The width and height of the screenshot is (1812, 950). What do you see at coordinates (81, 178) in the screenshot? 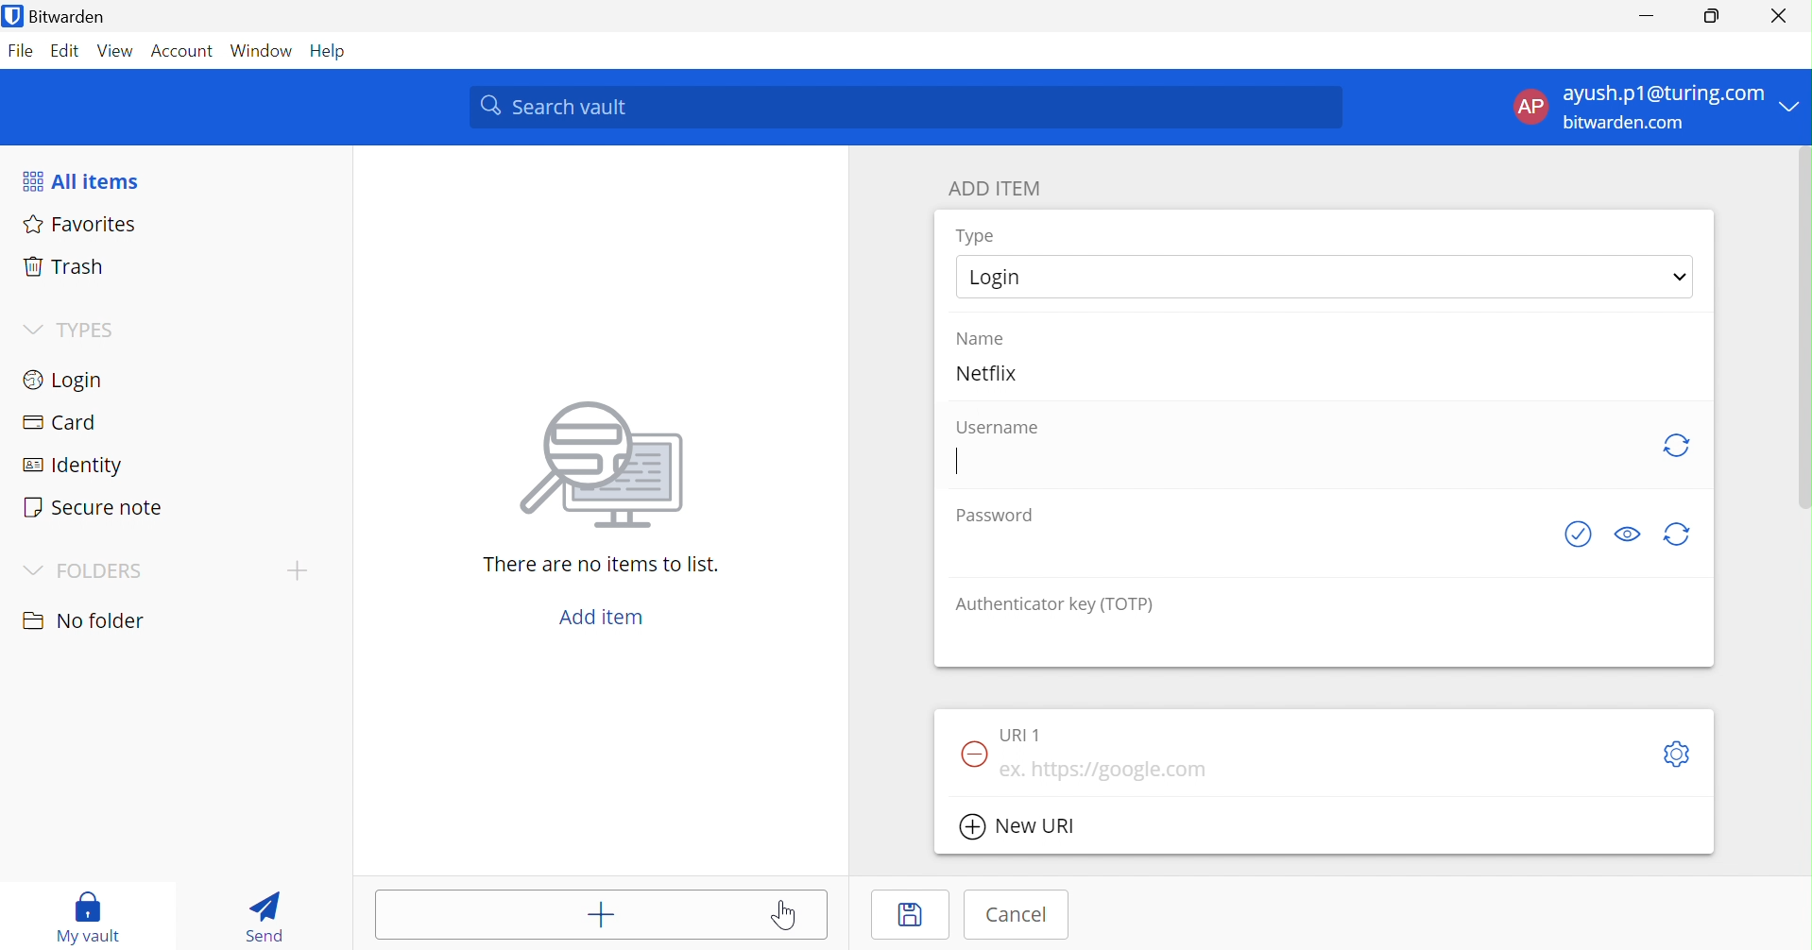
I see `All items` at bounding box center [81, 178].